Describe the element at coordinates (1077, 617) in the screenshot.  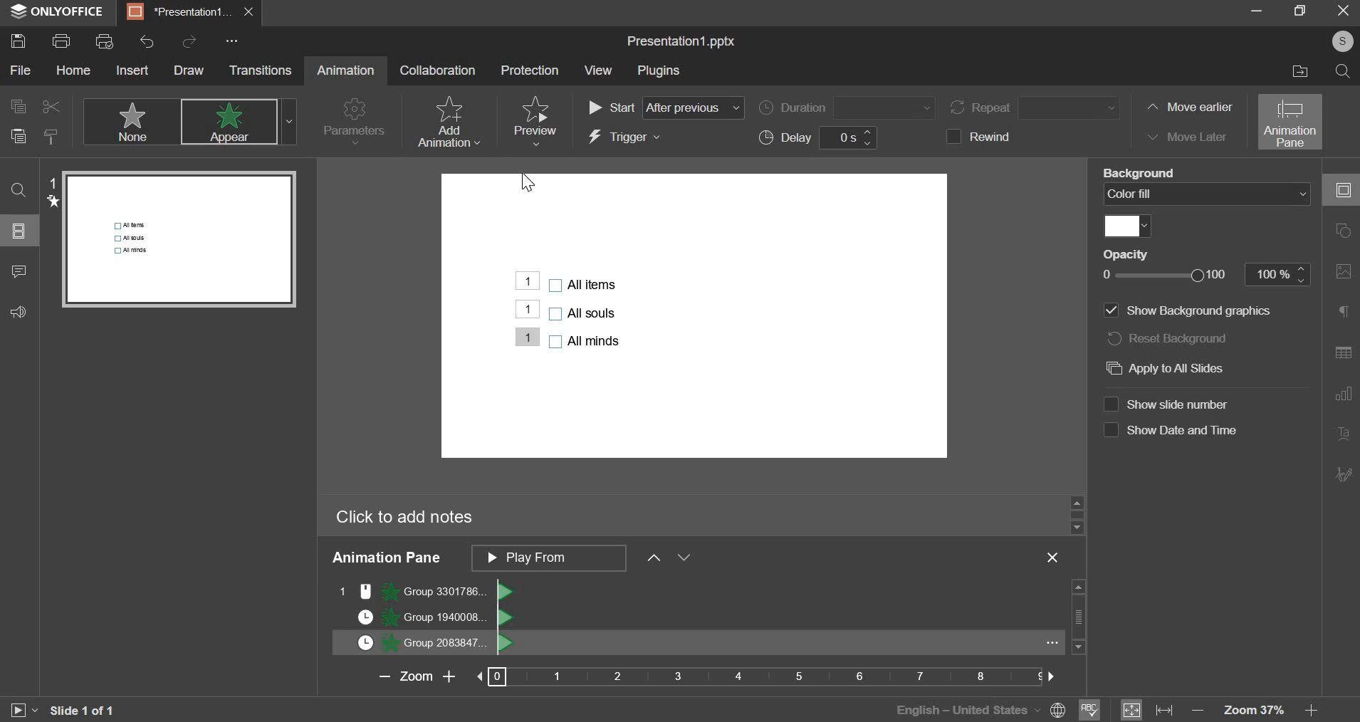
I see `vertical slider` at that location.